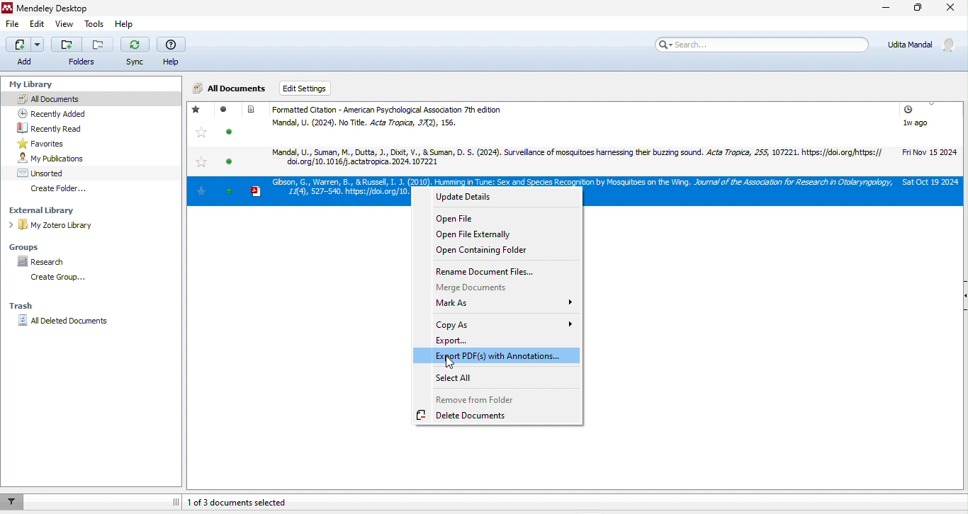  Describe the element at coordinates (13, 23) in the screenshot. I see `file` at that location.